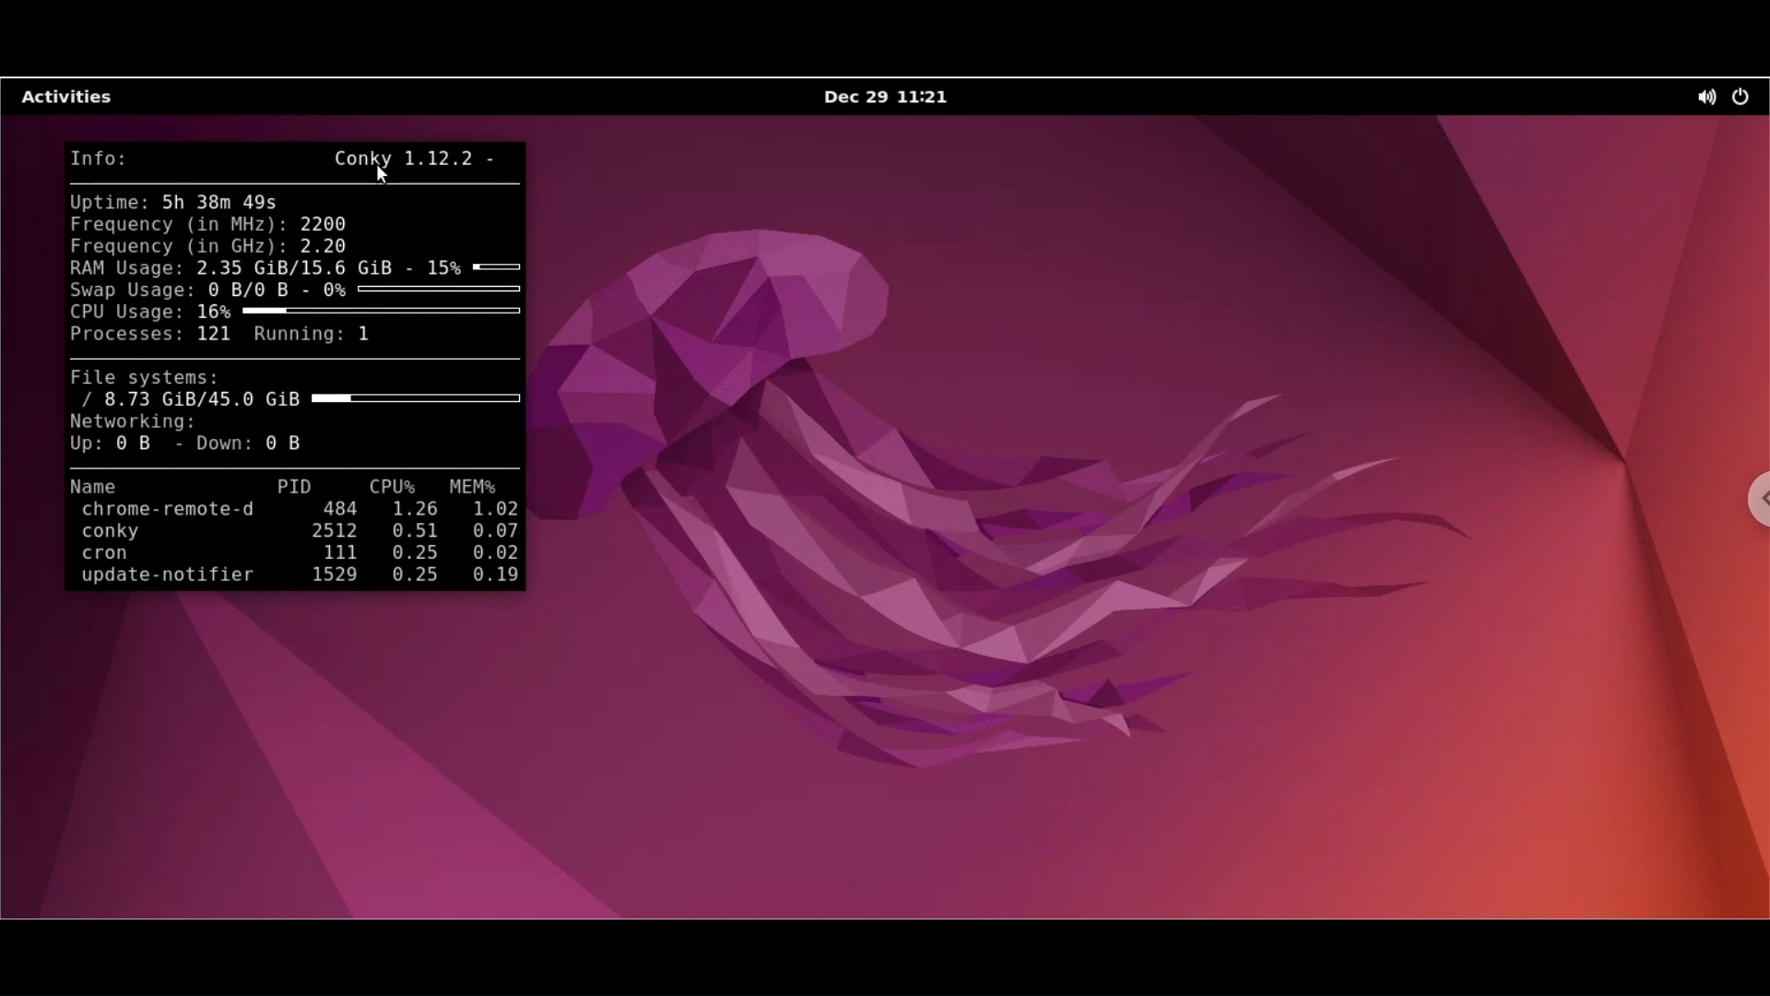  What do you see at coordinates (128, 269) in the screenshot?
I see `RAM usage:` at bounding box center [128, 269].